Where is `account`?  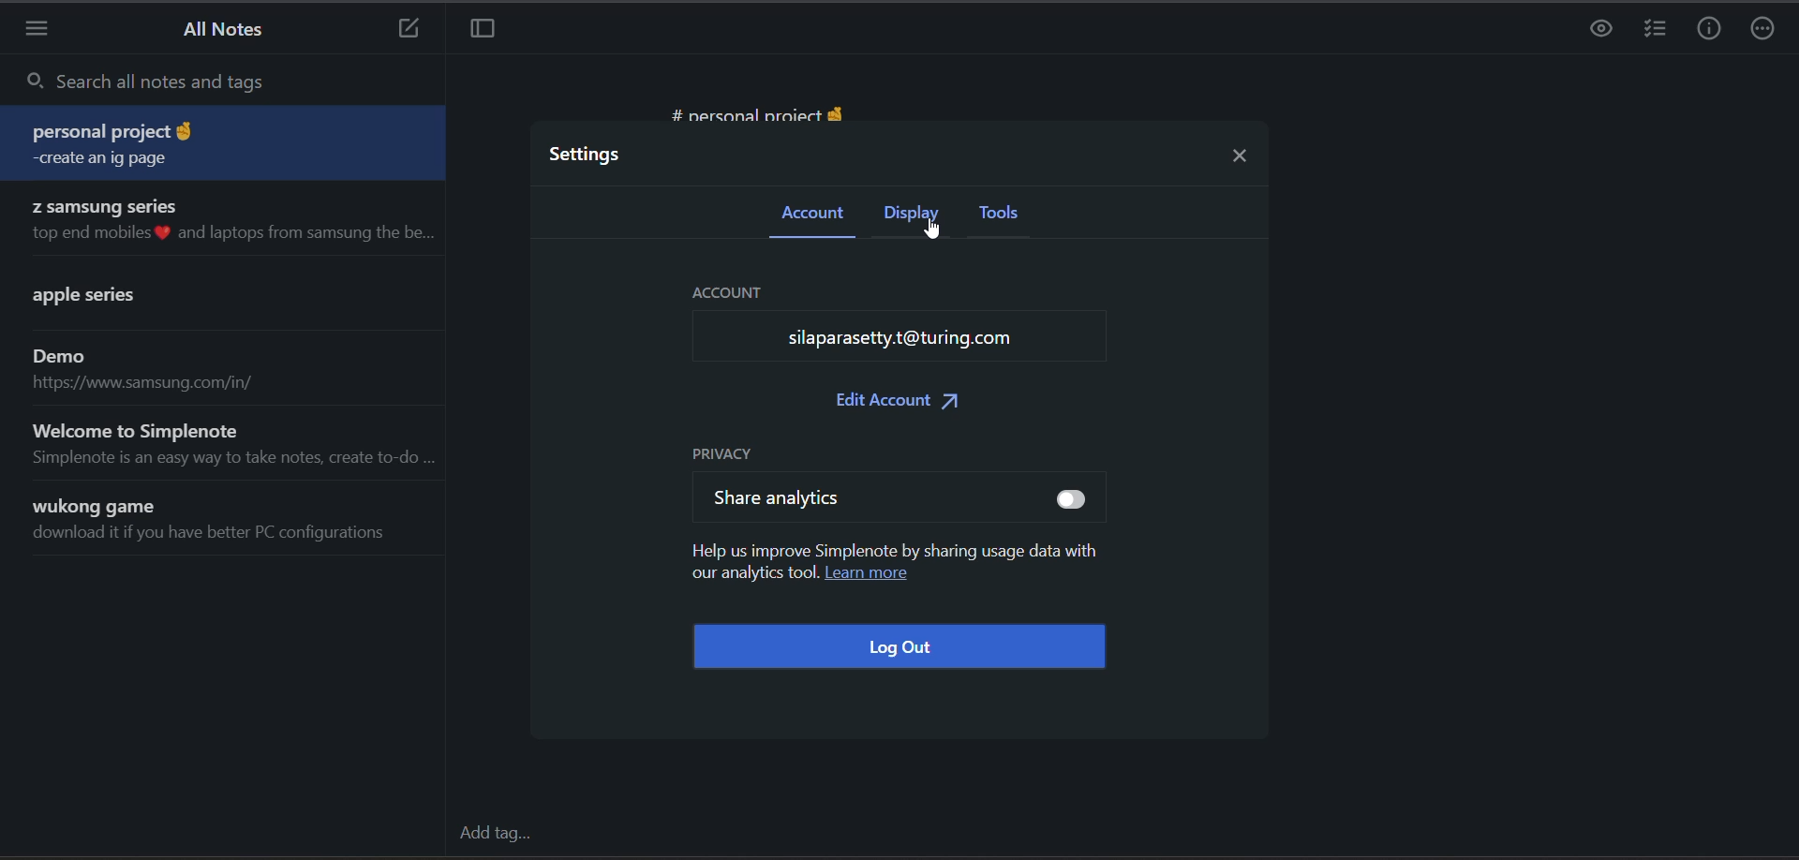 account is located at coordinates (816, 217).